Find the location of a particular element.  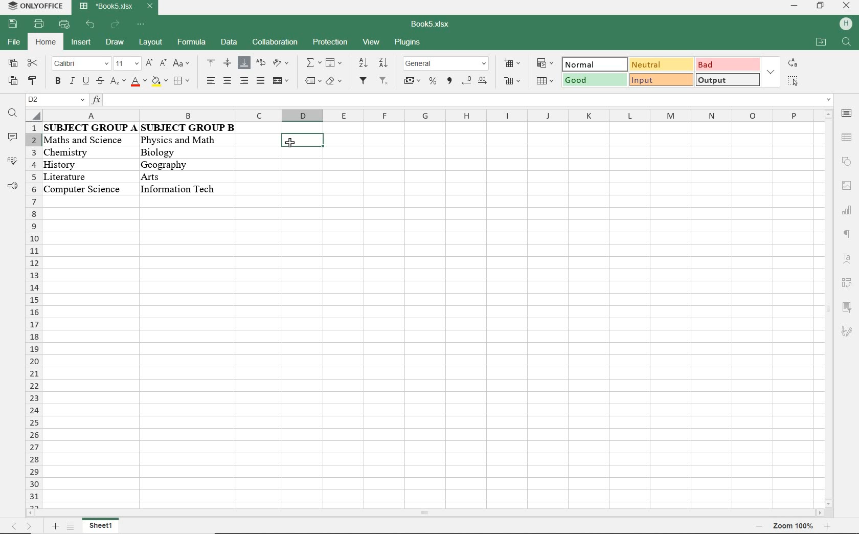

spell checking is located at coordinates (12, 161).